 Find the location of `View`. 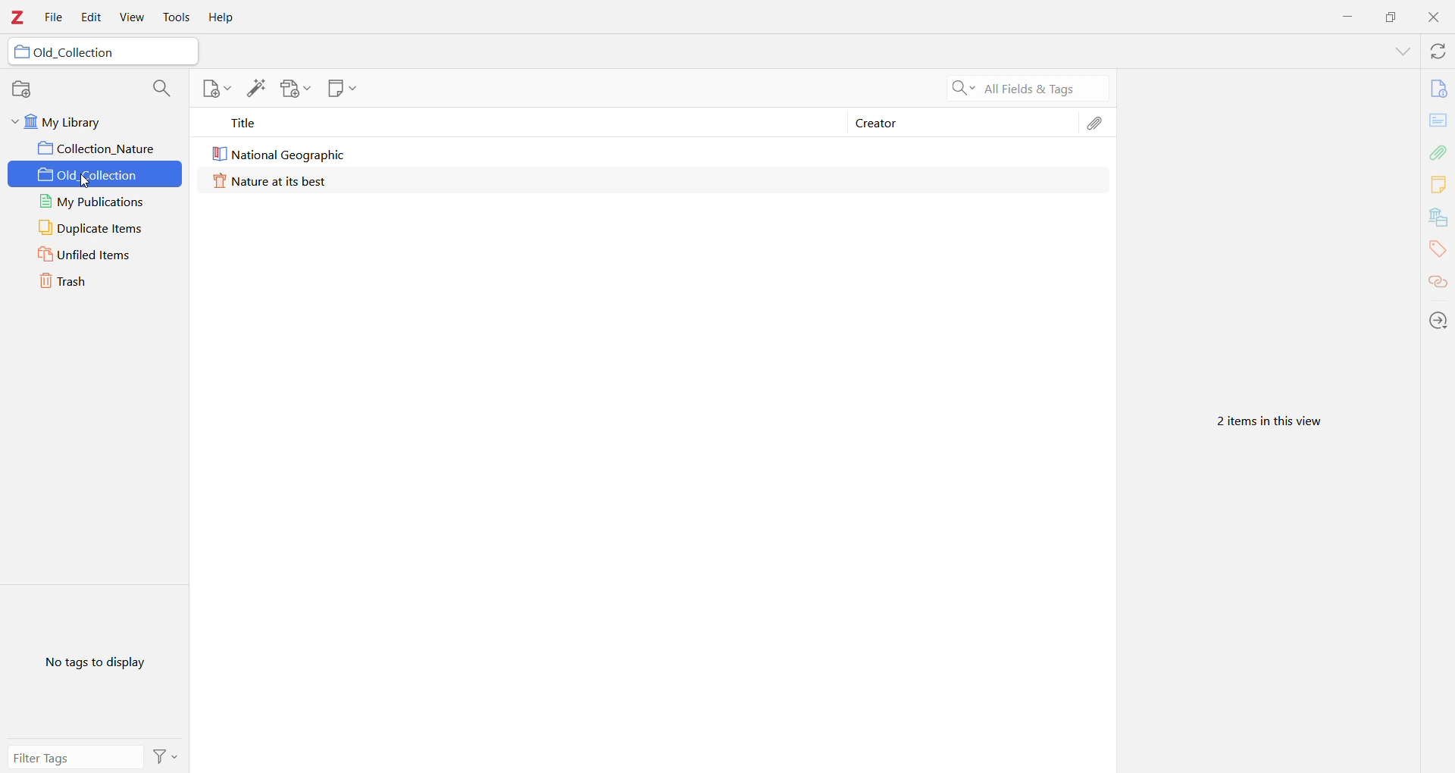

View is located at coordinates (132, 18).